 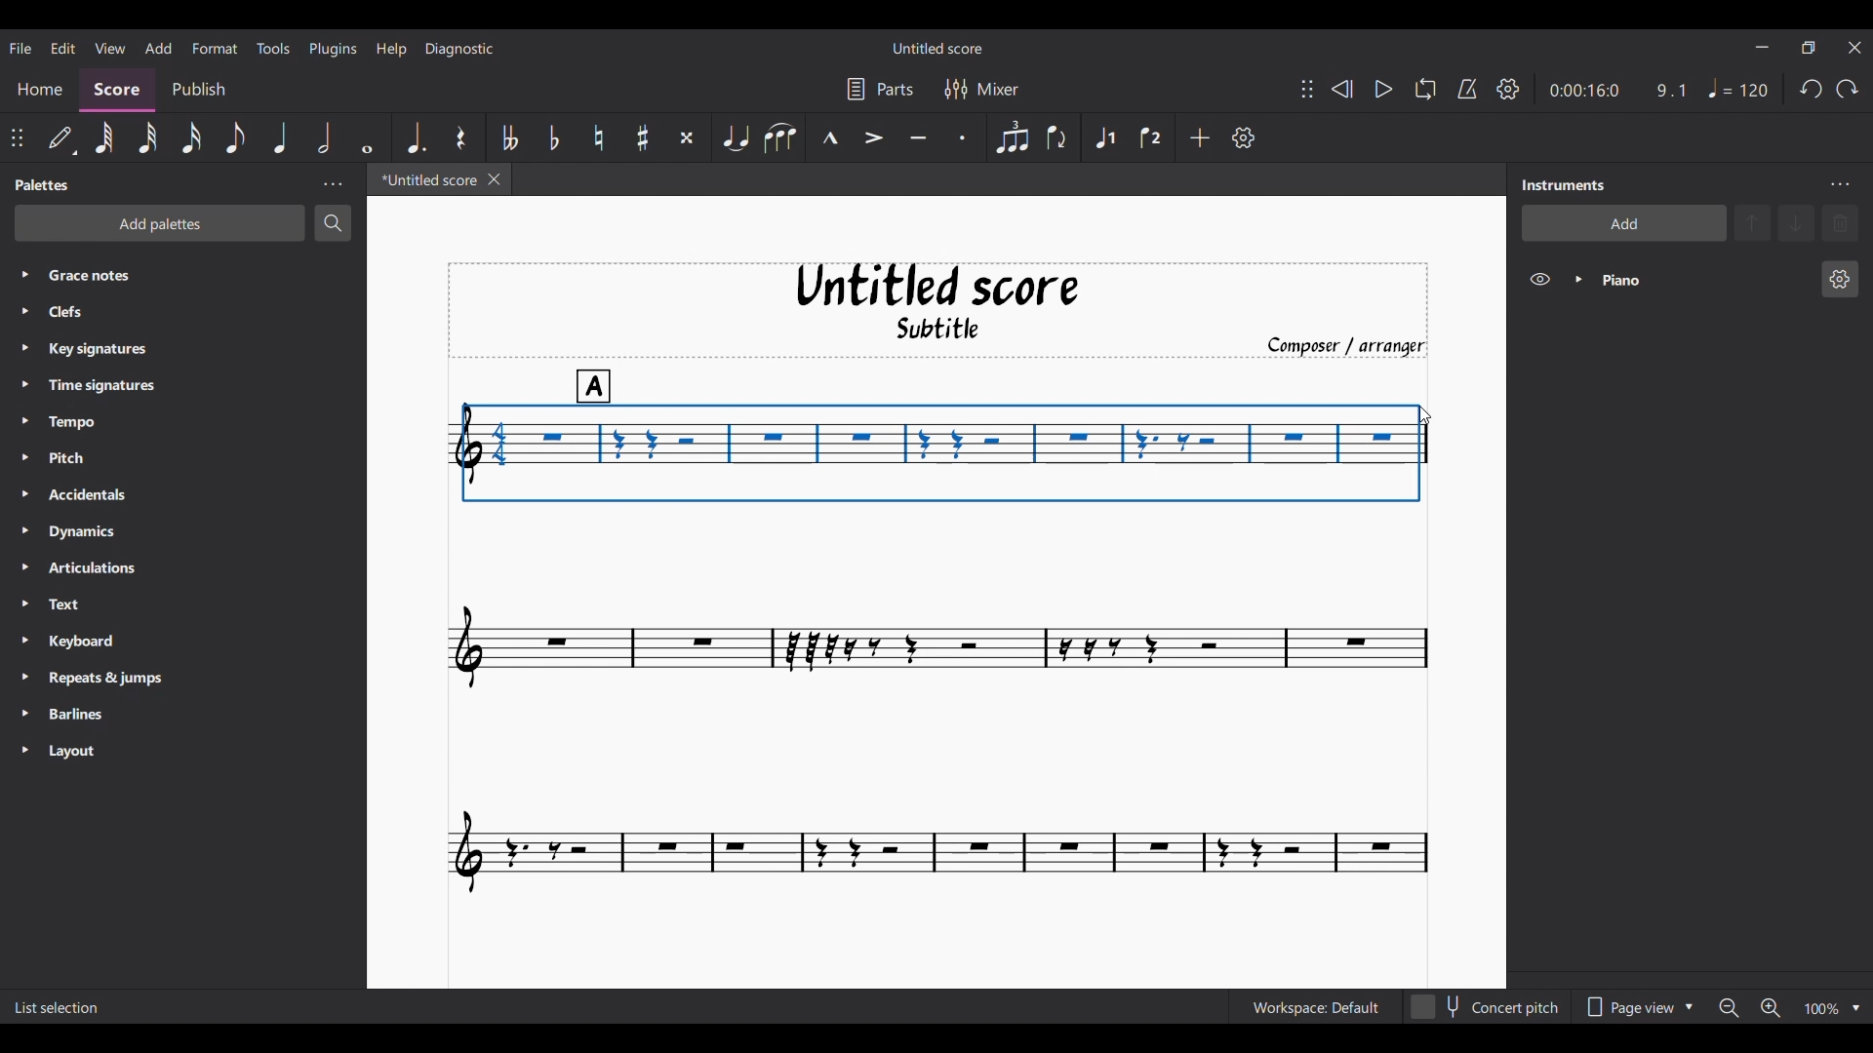 What do you see at coordinates (961, 137) in the screenshot?
I see `Staccato` at bounding box center [961, 137].